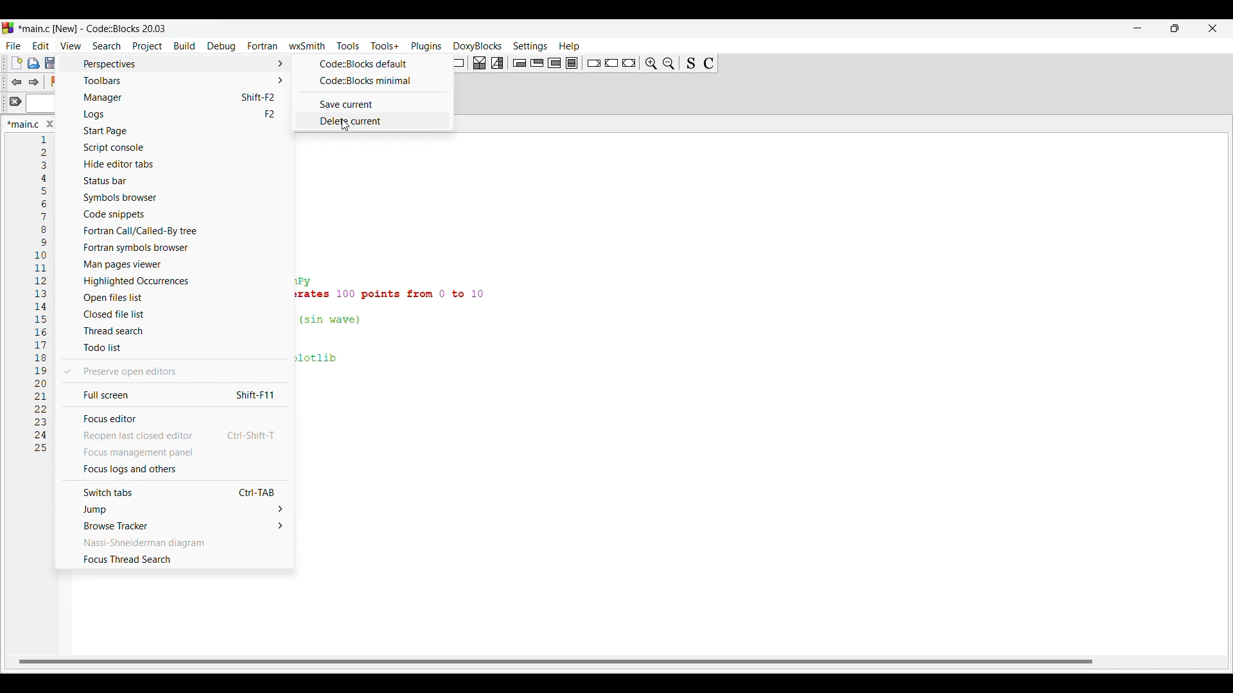 The width and height of the screenshot is (1233, 693). Describe the element at coordinates (1138, 28) in the screenshot. I see `Minimize` at that location.